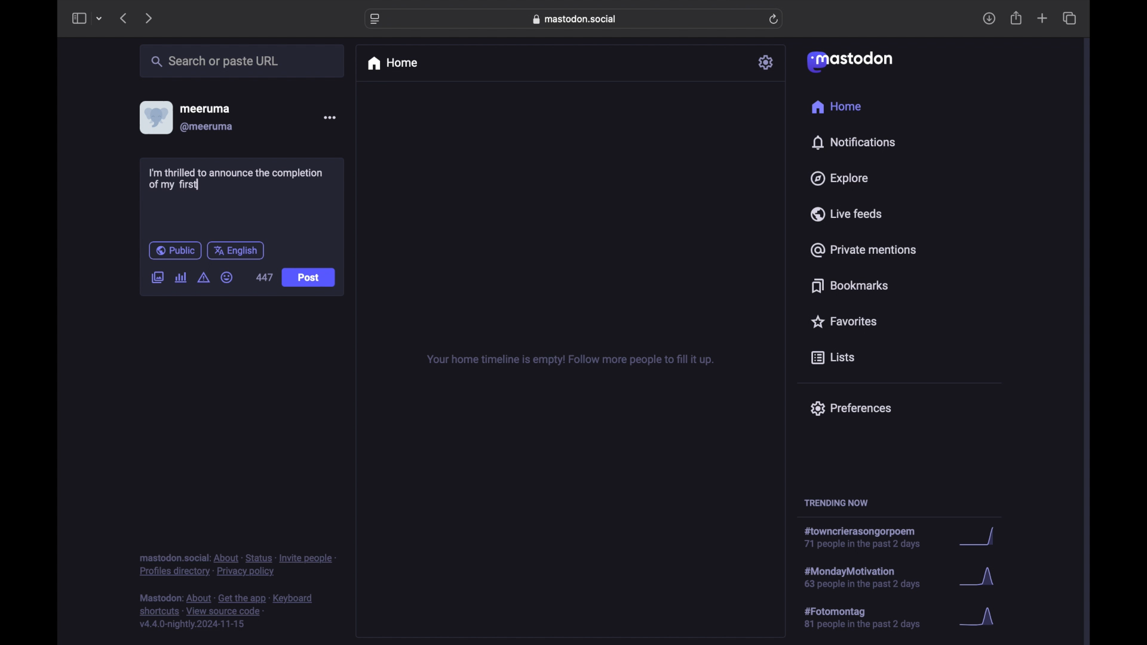 The image size is (1147, 645). I want to click on bookmarks, so click(852, 285).